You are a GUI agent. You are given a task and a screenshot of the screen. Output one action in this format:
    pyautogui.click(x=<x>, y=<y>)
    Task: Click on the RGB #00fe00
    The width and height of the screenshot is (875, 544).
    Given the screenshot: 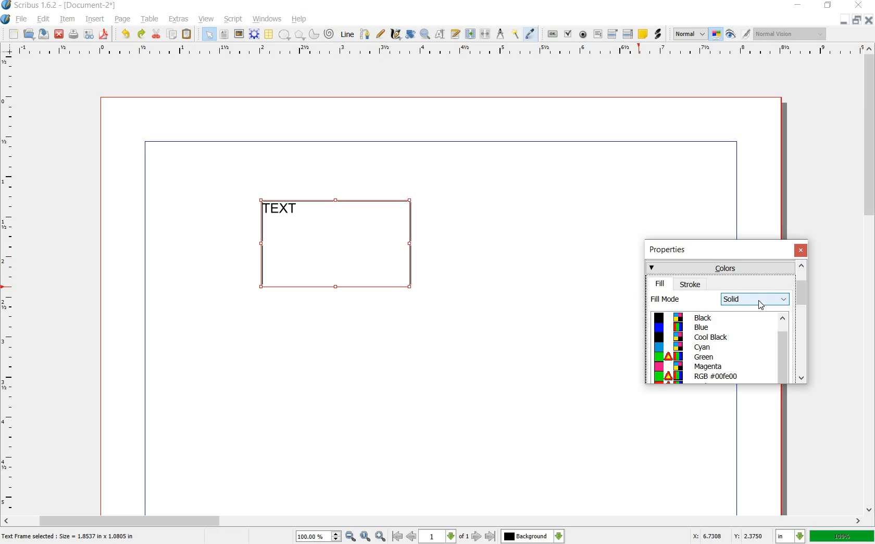 What is the action you would take?
    pyautogui.click(x=718, y=376)
    